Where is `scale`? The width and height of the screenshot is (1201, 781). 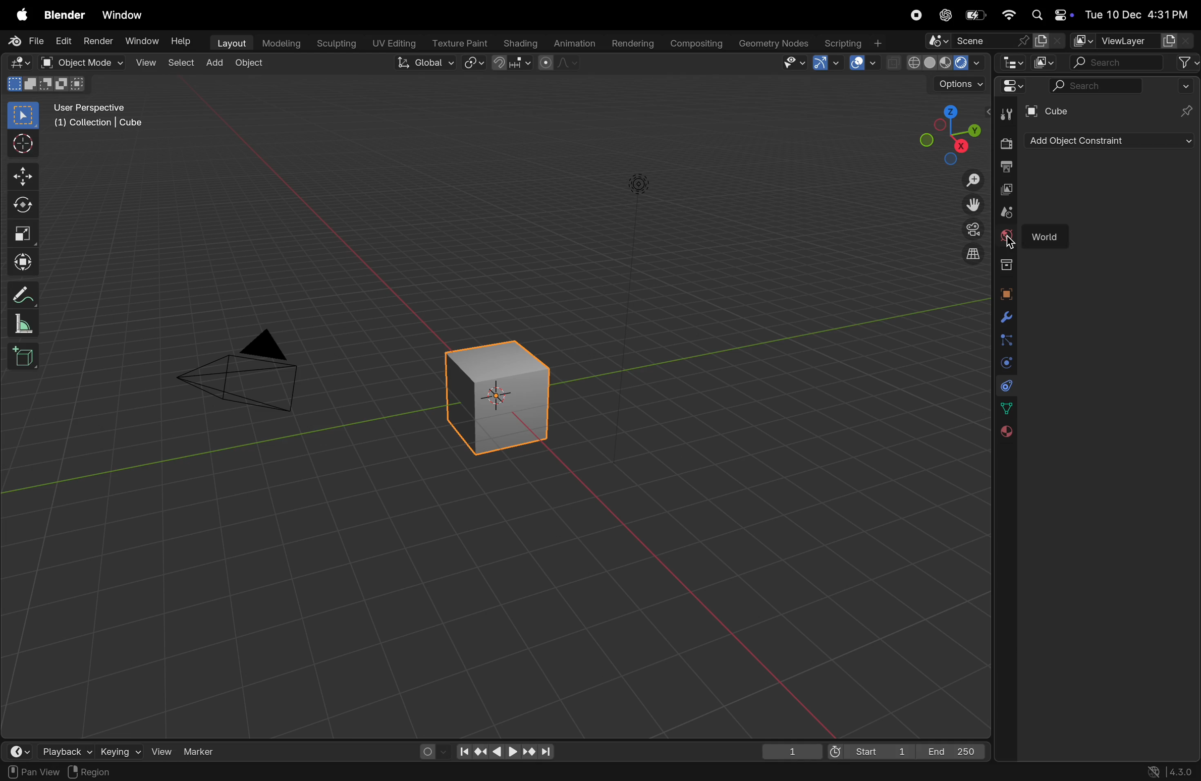
scale is located at coordinates (27, 323).